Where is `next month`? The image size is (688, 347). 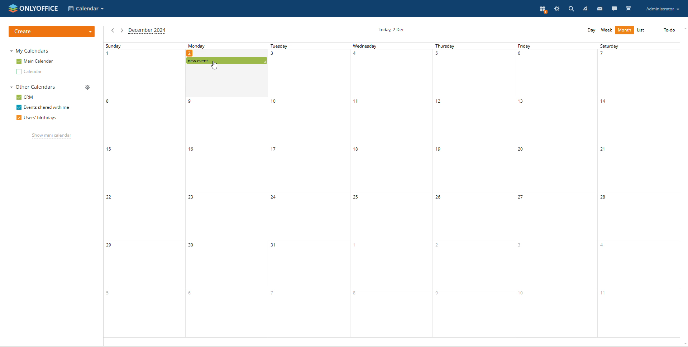
next month is located at coordinates (121, 31).